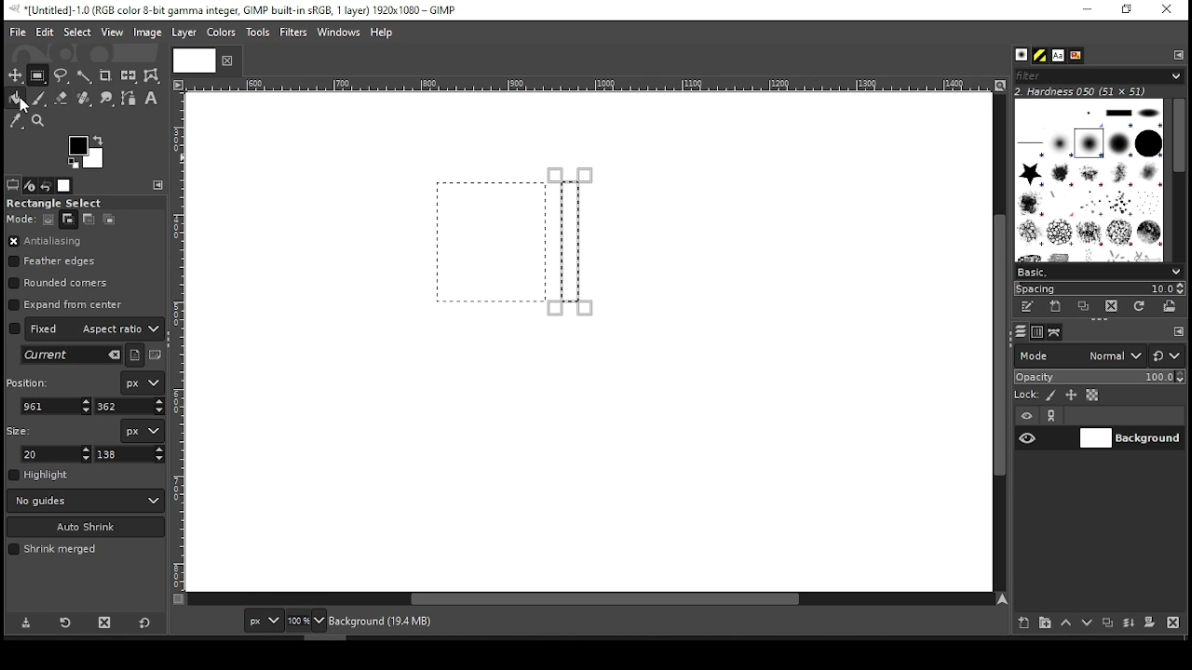 The height and width of the screenshot is (670, 1192). Describe the element at coordinates (1091, 395) in the screenshot. I see `lock alpha channel` at that location.